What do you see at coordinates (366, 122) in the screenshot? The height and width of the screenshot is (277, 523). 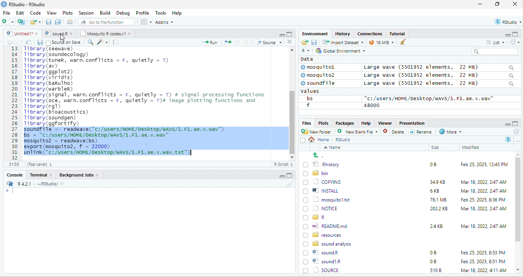 I see `Help` at bounding box center [366, 122].